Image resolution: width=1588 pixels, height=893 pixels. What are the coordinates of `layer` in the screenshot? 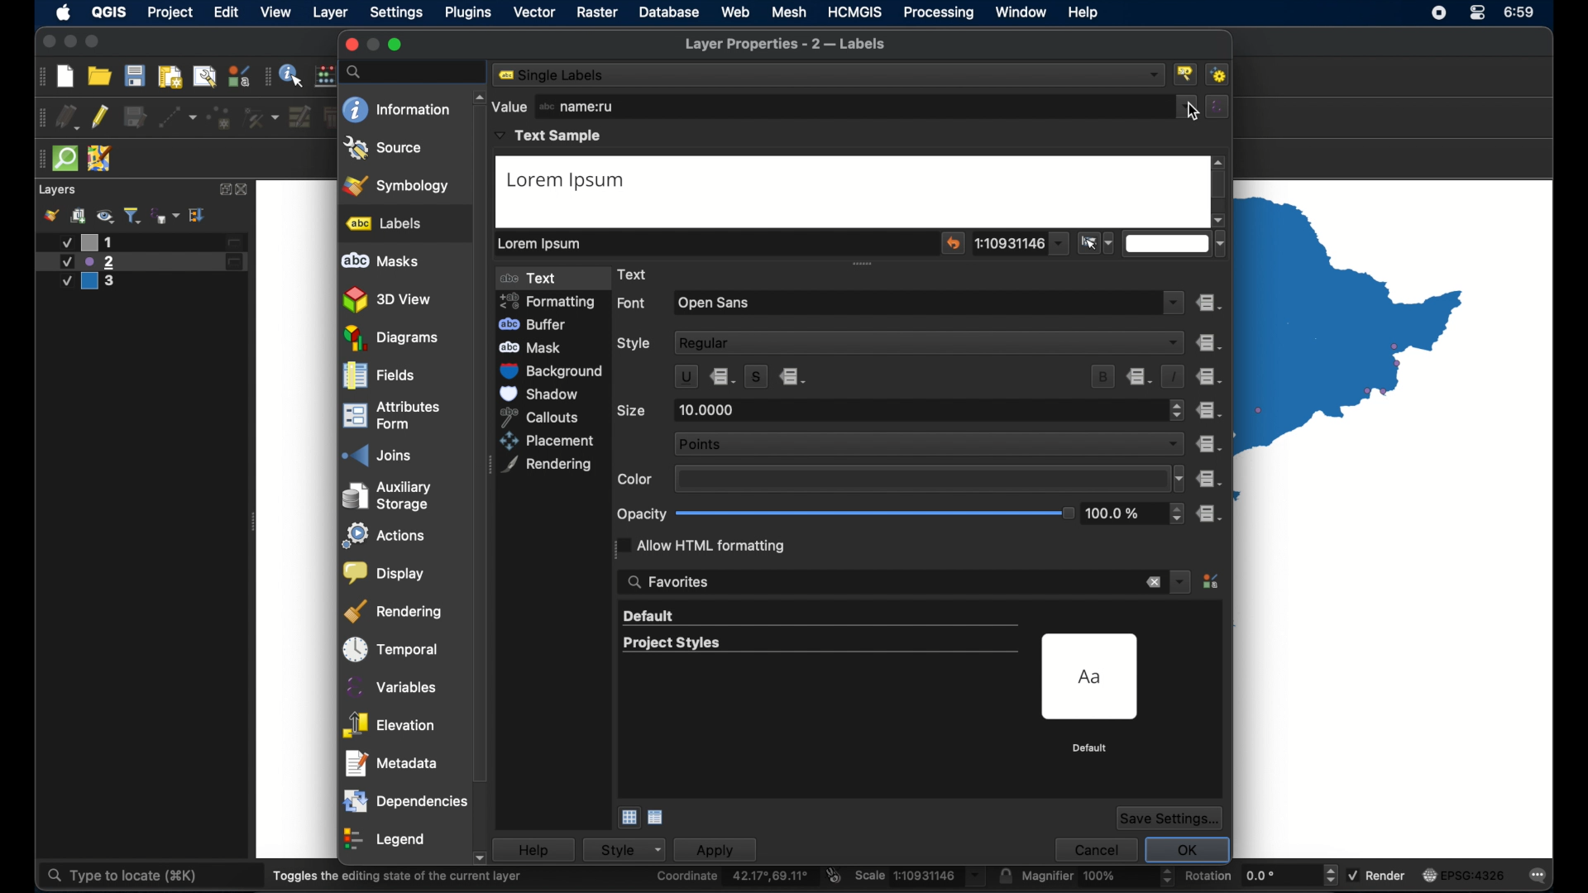 It's located at (332, 13).